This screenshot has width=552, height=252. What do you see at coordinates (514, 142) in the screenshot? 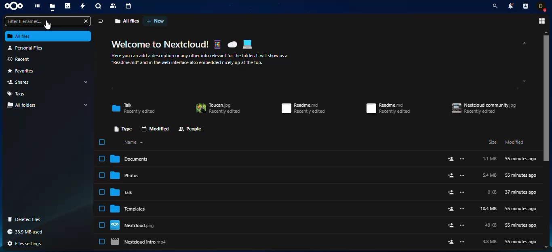
I see `Modified` at bounding box center [514, 142].